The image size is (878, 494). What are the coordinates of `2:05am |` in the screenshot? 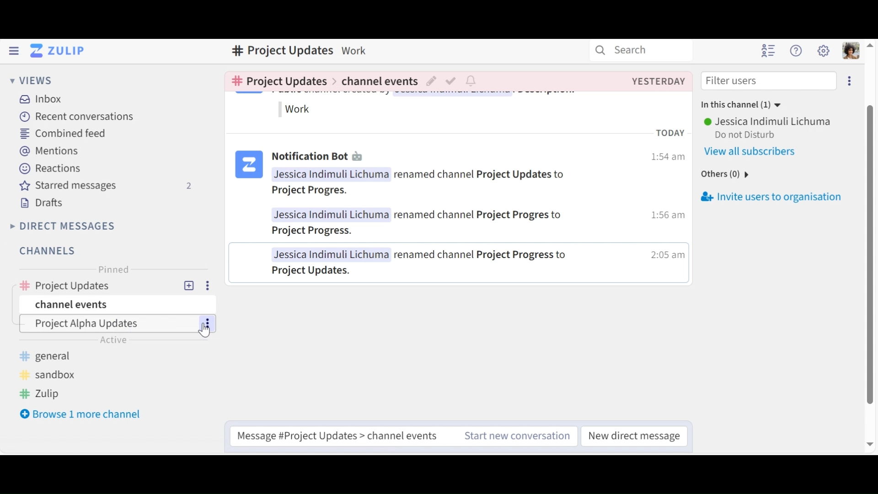 It's located at (667, 258).